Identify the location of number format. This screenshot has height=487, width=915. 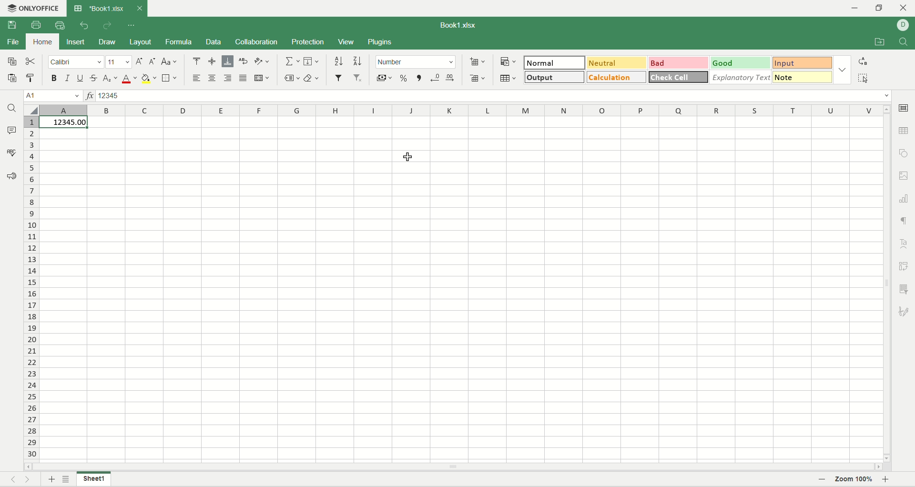
(417, 62).